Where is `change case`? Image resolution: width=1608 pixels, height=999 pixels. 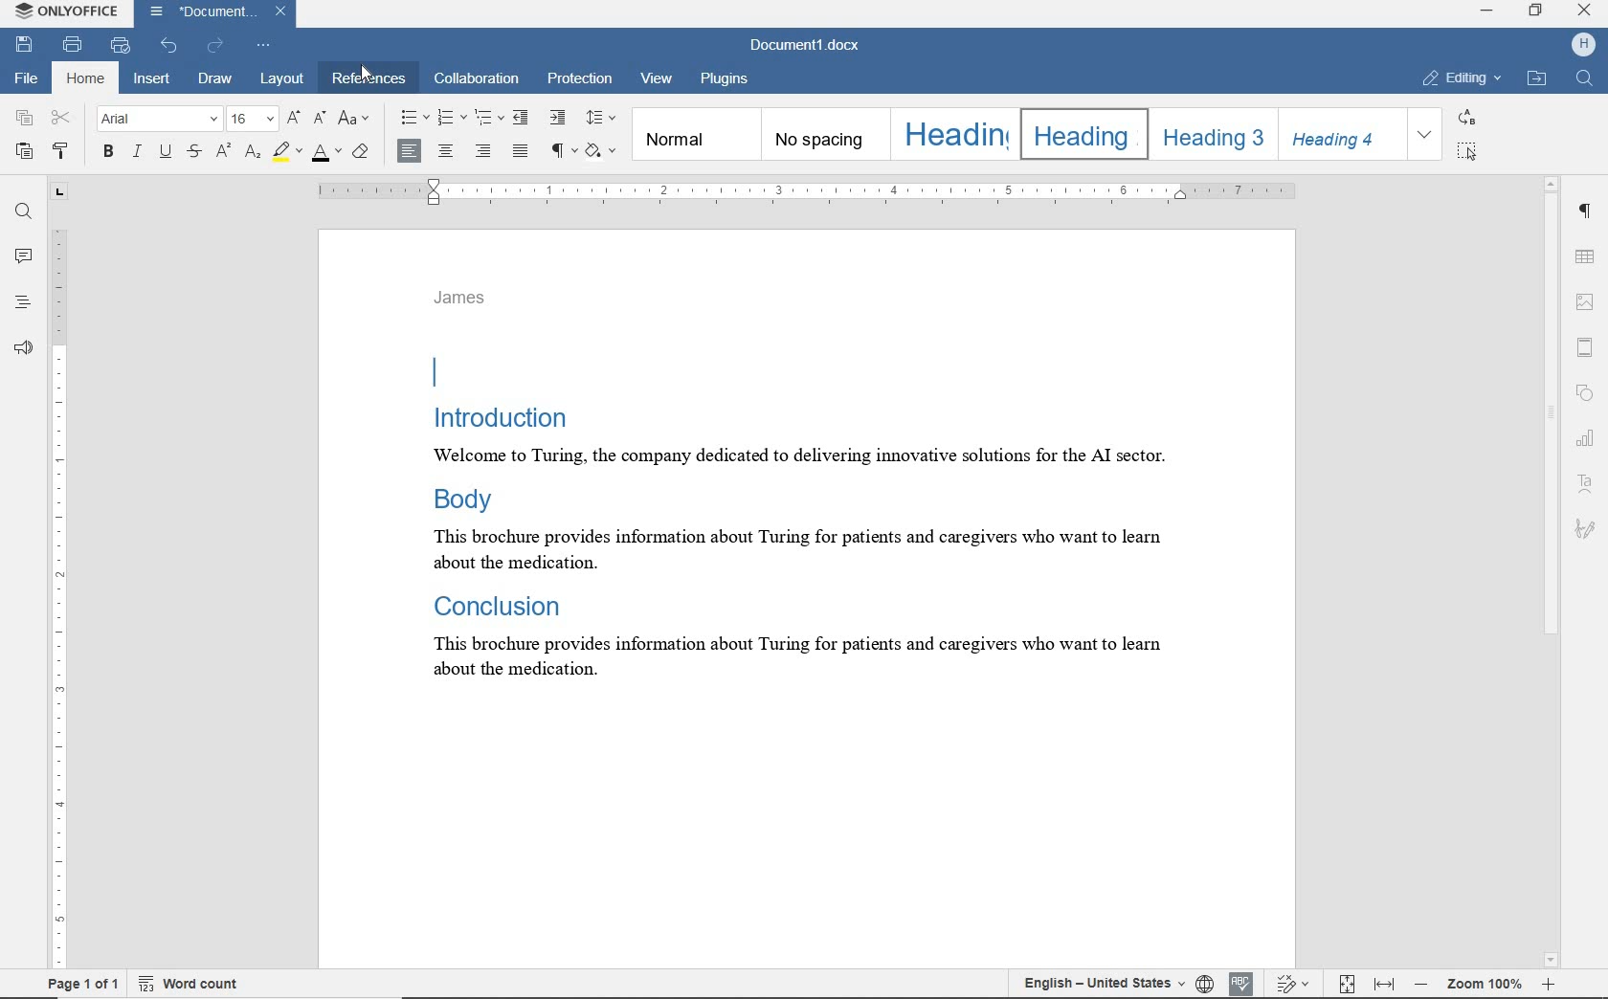
change case is located at coordinates (354, 120).